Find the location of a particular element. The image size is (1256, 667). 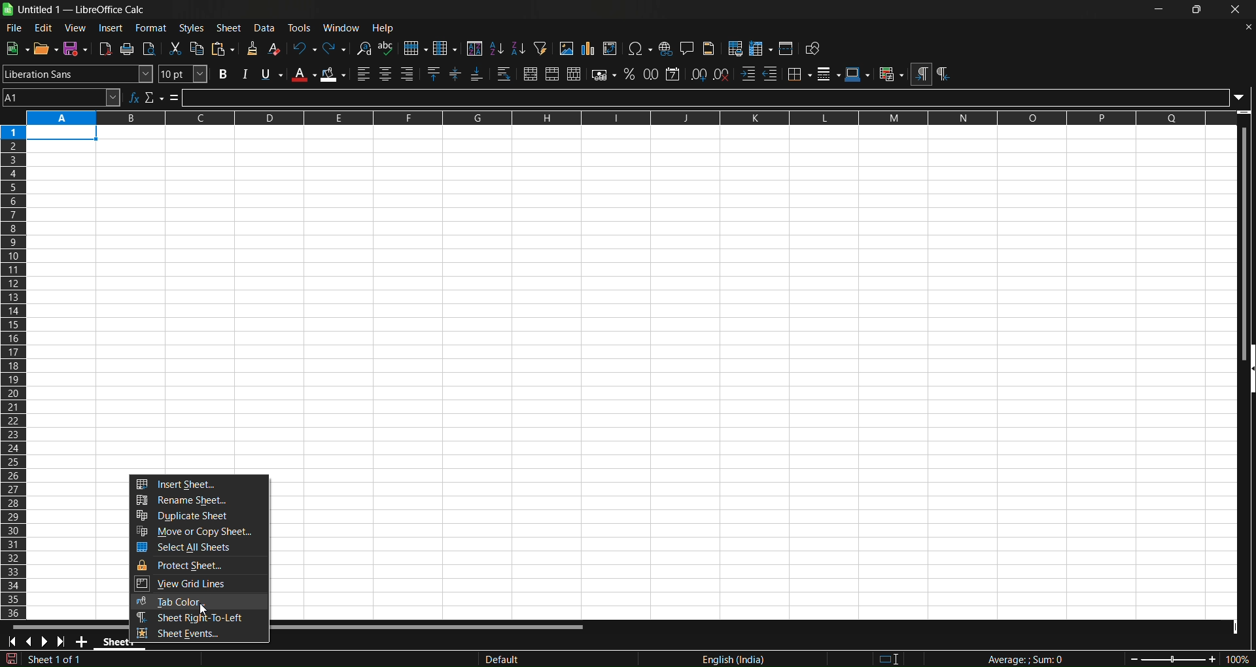

window is located at coordinates (344, 27).